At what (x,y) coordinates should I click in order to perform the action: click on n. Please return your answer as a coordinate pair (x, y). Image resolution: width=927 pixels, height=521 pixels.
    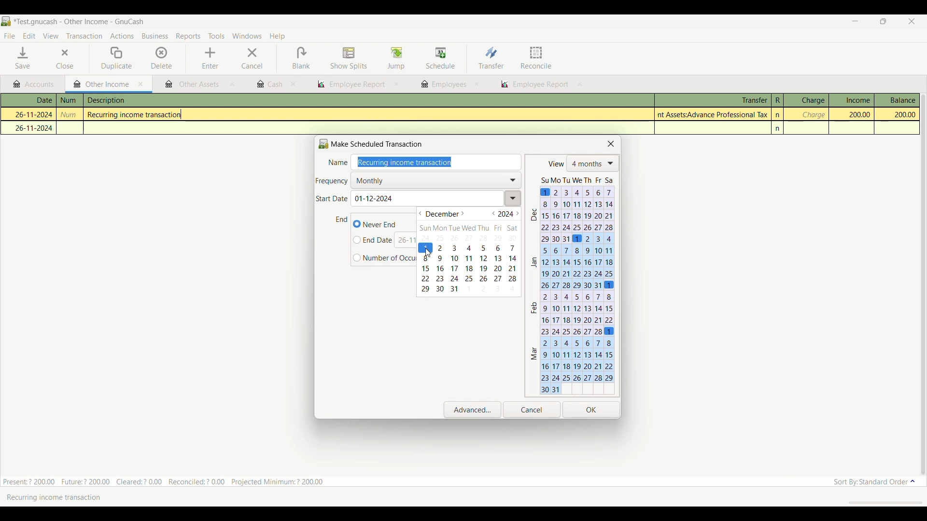
    Looking at the image, I should click on (779, 129).